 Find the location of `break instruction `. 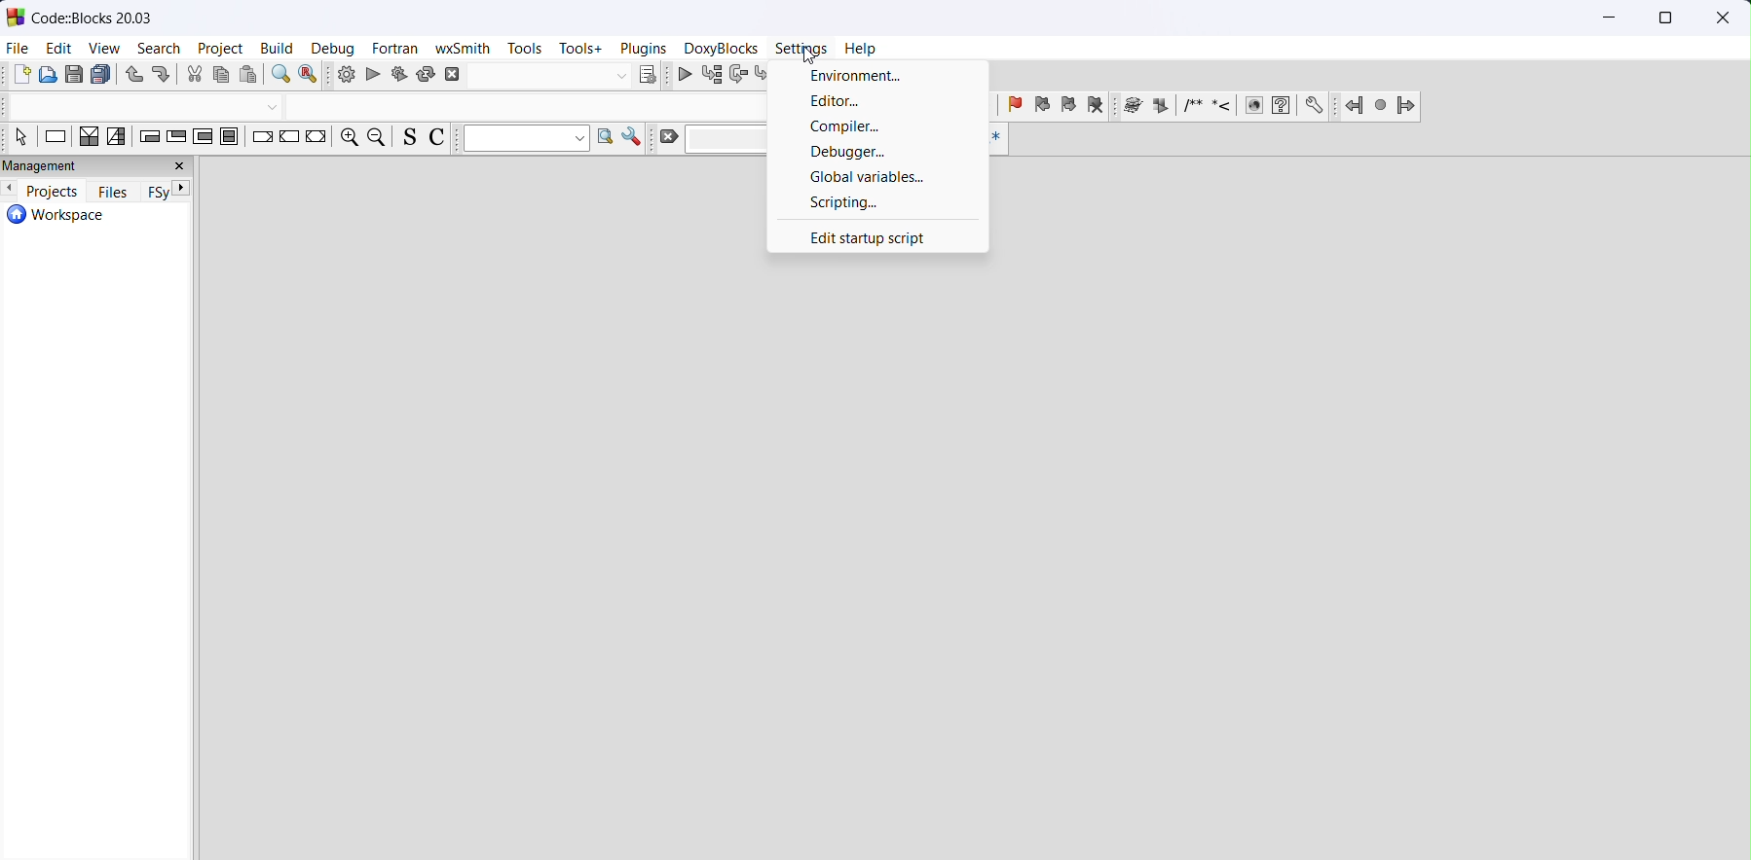

break instruction  is located at coordinates (262, 139).